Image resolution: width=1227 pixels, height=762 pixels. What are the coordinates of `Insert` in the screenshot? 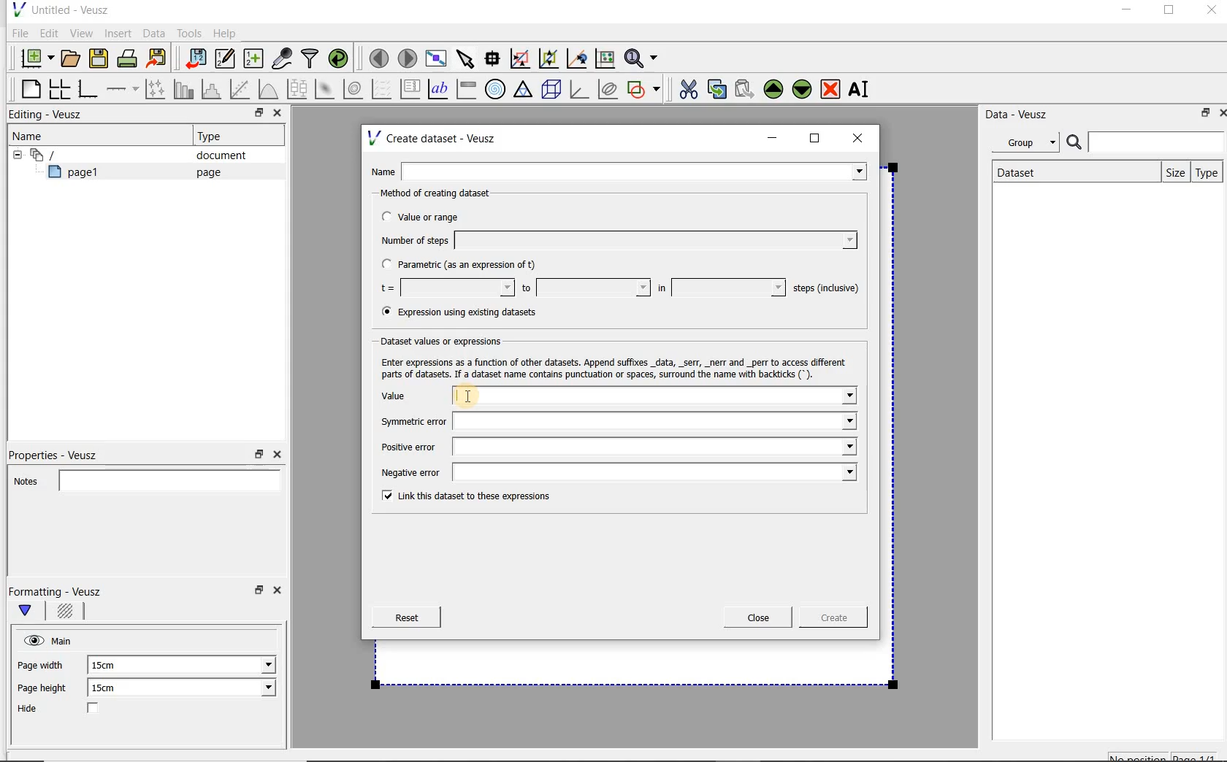 It's located at (120, 33).